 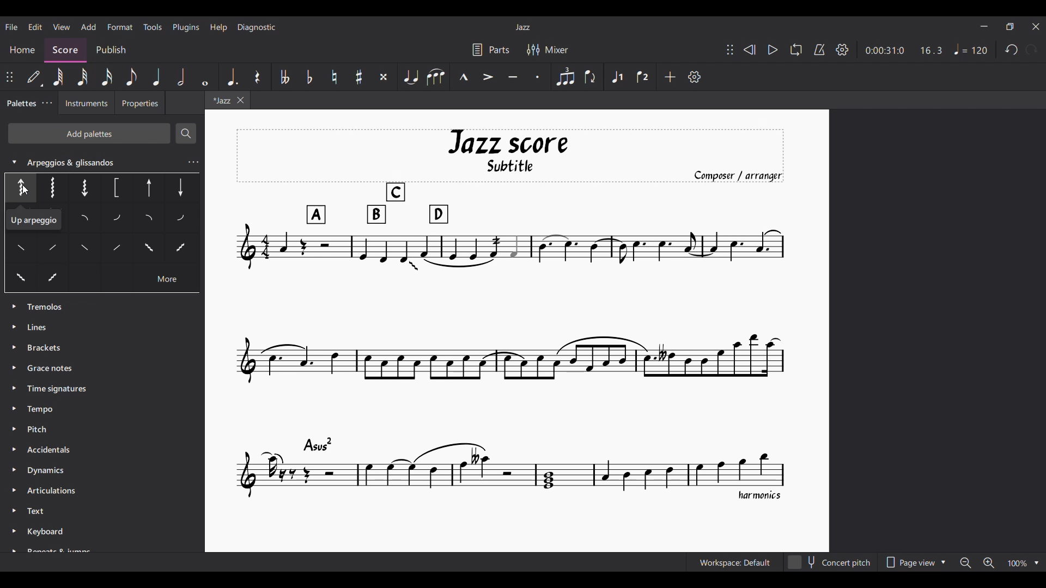 I want to click on Collapse, so click(x=15, y=162).